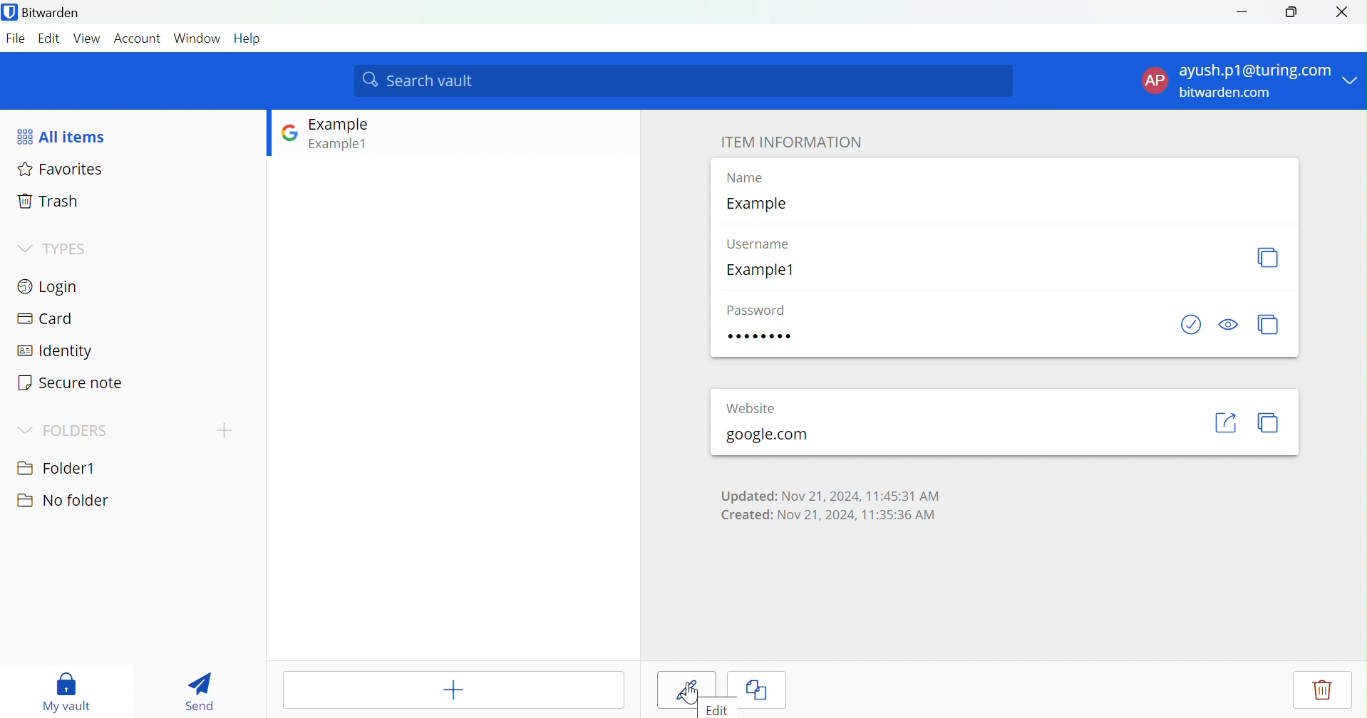  Describe the element at coordinates (770, 692) in the screenshot. I see `Cancel` at that location.